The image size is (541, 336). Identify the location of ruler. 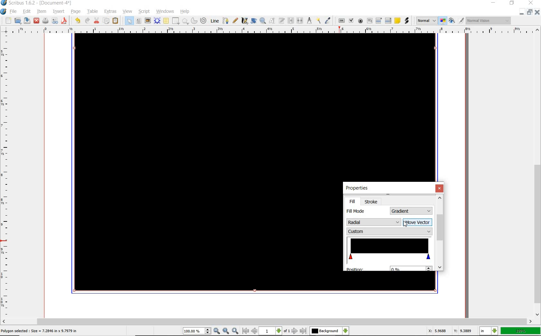
(271, 31).